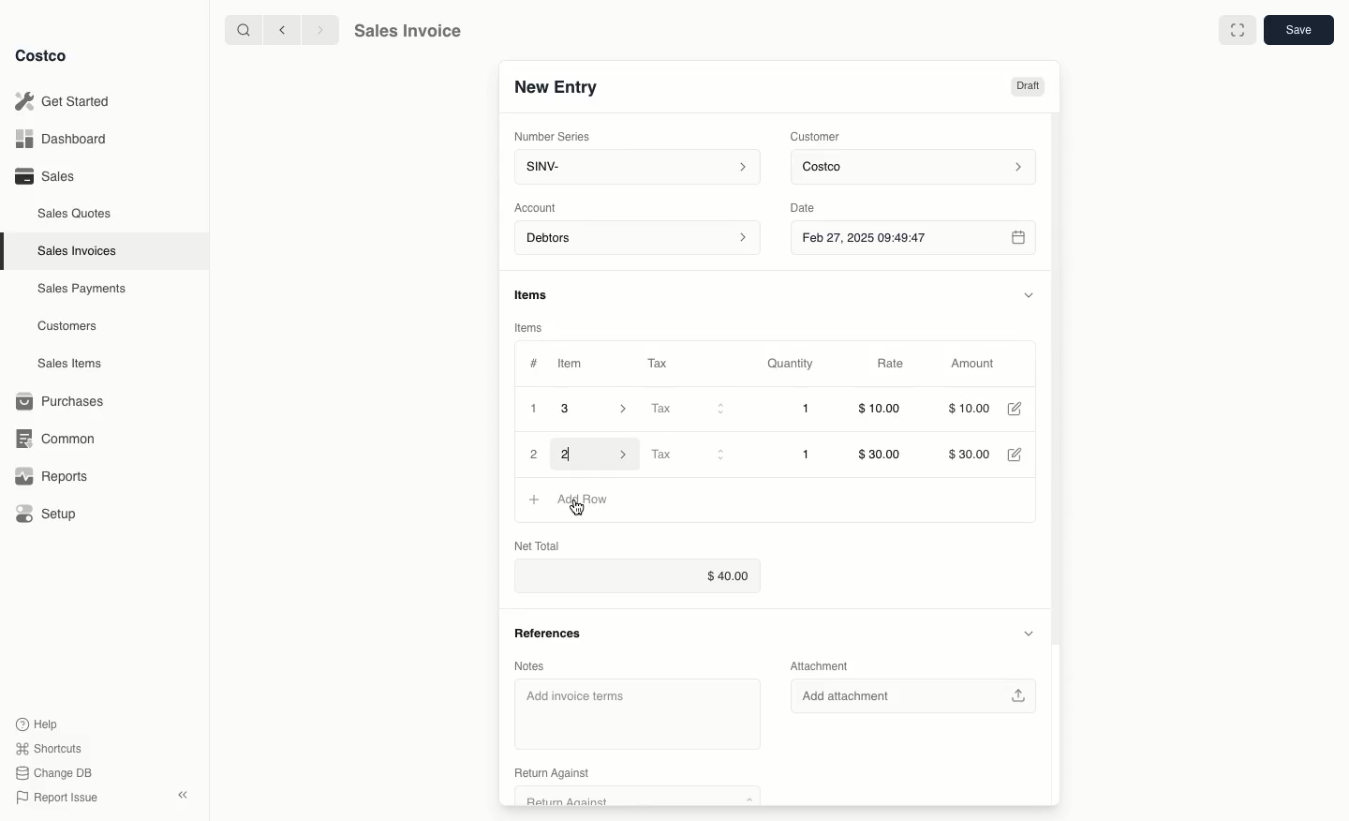 This screenshot has width=1349, height=821. Describe the element at coordinates (968, 455) in the screenshot. I see `$30.00` at that location.